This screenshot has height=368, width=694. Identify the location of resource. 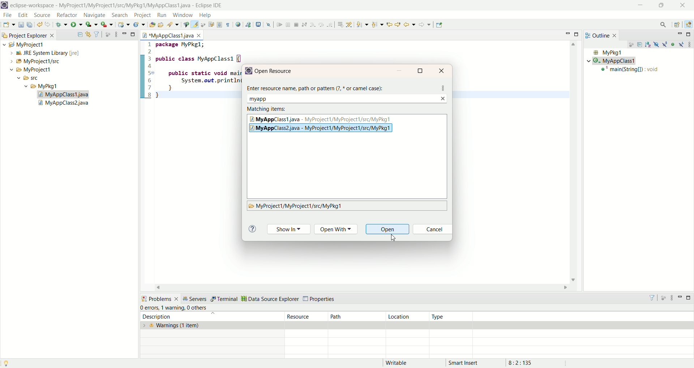
(307, 316).